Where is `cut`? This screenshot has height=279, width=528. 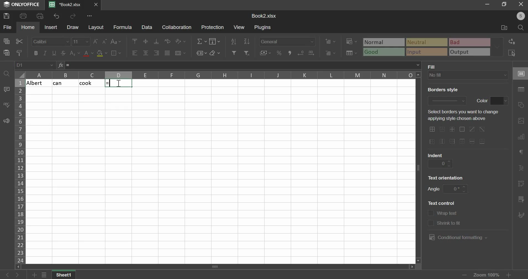
cut is located at coordinates (19, 41).